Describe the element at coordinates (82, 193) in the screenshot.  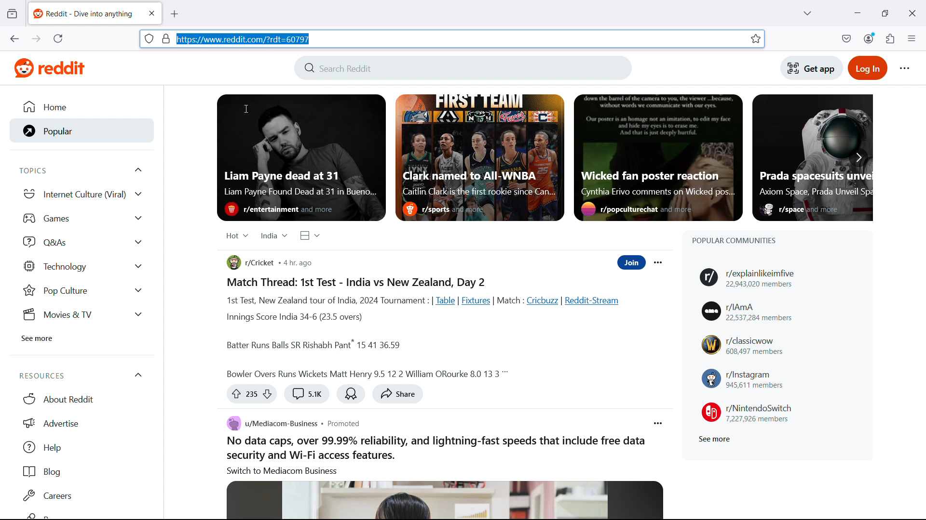
I see `Internet culture viral` at that location.